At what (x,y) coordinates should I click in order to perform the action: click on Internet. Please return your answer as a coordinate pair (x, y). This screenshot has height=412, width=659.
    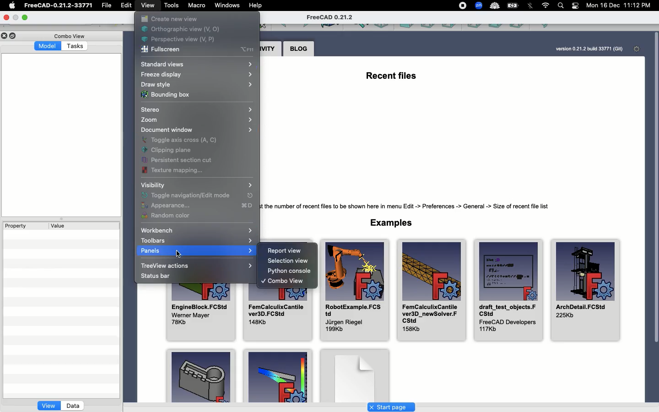
    Looking at the image, I should click on (546, 5).